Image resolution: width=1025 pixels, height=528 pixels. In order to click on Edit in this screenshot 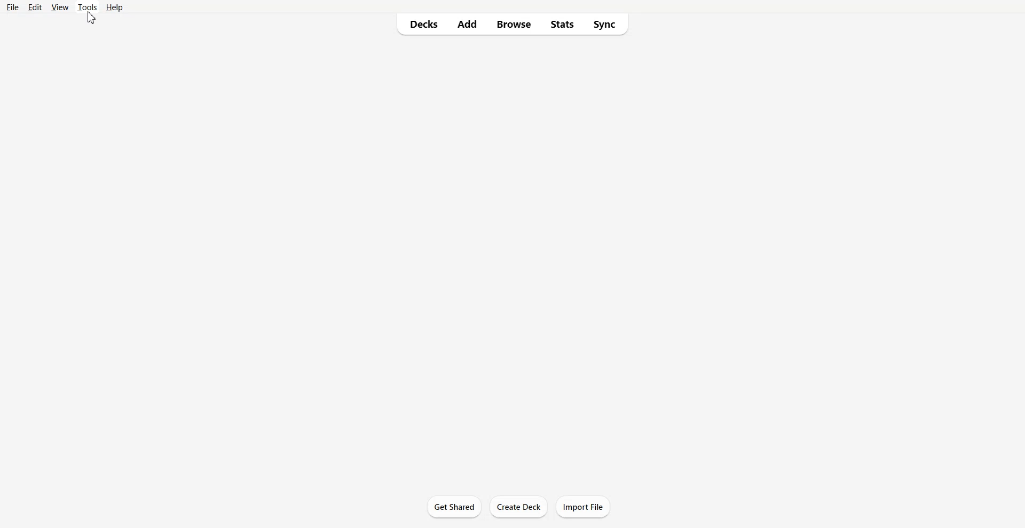, I will do `click(35, 7)`.